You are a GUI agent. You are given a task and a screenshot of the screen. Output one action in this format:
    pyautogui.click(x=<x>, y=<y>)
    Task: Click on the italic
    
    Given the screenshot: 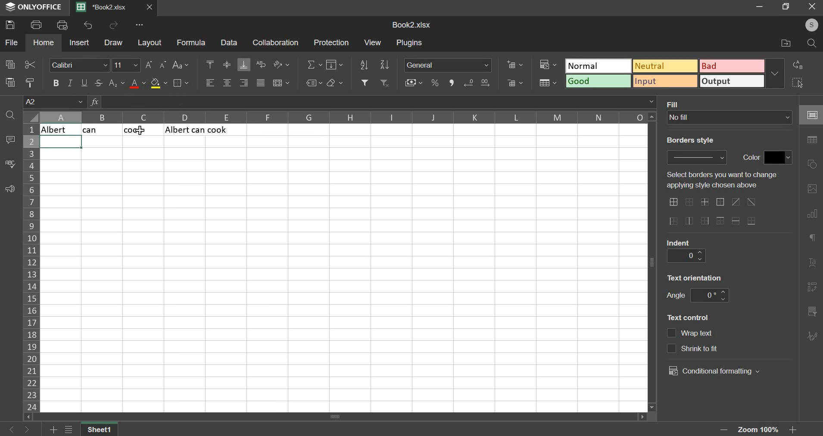 What is the action you would take?
    pyautogui.click(x=70, y=83)
    